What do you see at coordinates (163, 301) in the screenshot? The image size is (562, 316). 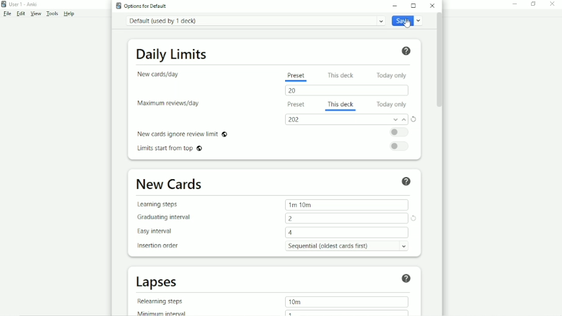 I see `Relearning steps` at bounding box center [163, 301].